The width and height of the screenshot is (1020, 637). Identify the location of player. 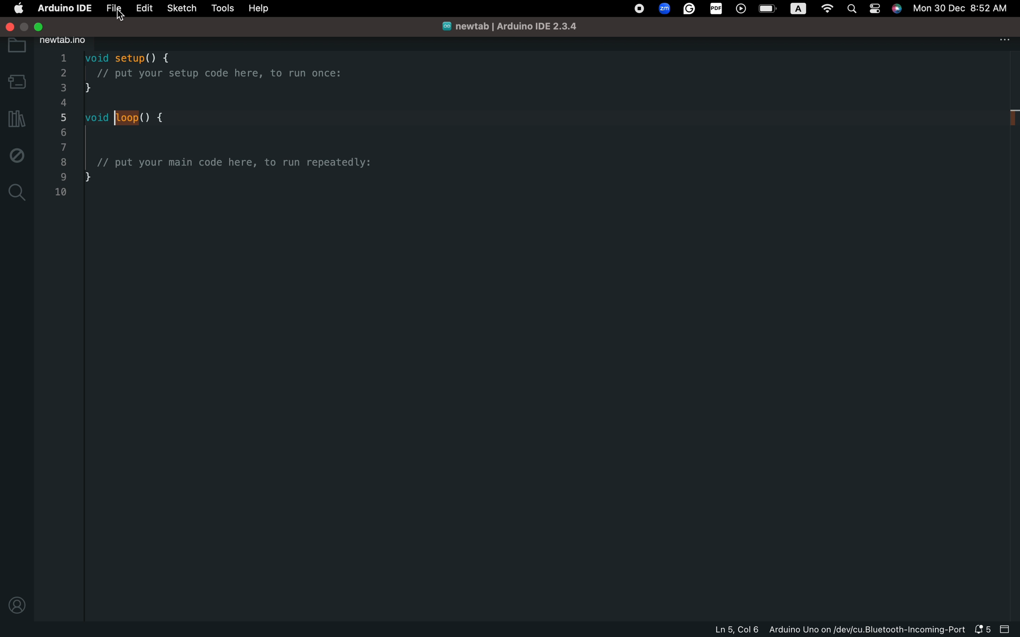
(741, 8).